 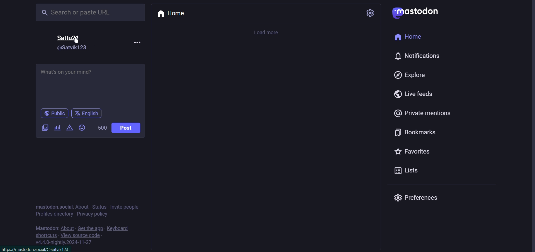 What do you see at coordinates (70, 129) in the screenshot?
I see `content warning` at bounding box center [70, 129].